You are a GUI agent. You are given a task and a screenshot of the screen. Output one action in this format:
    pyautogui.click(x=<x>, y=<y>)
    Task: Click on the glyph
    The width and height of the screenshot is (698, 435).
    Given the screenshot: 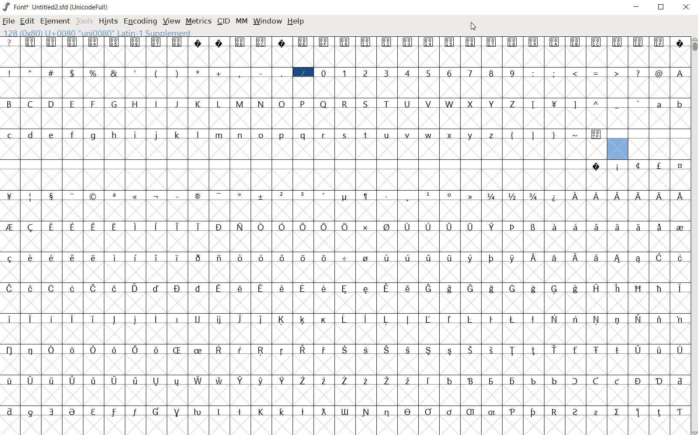 What is the action you would take?
    pyautogui.click(x=219, y=259)
    